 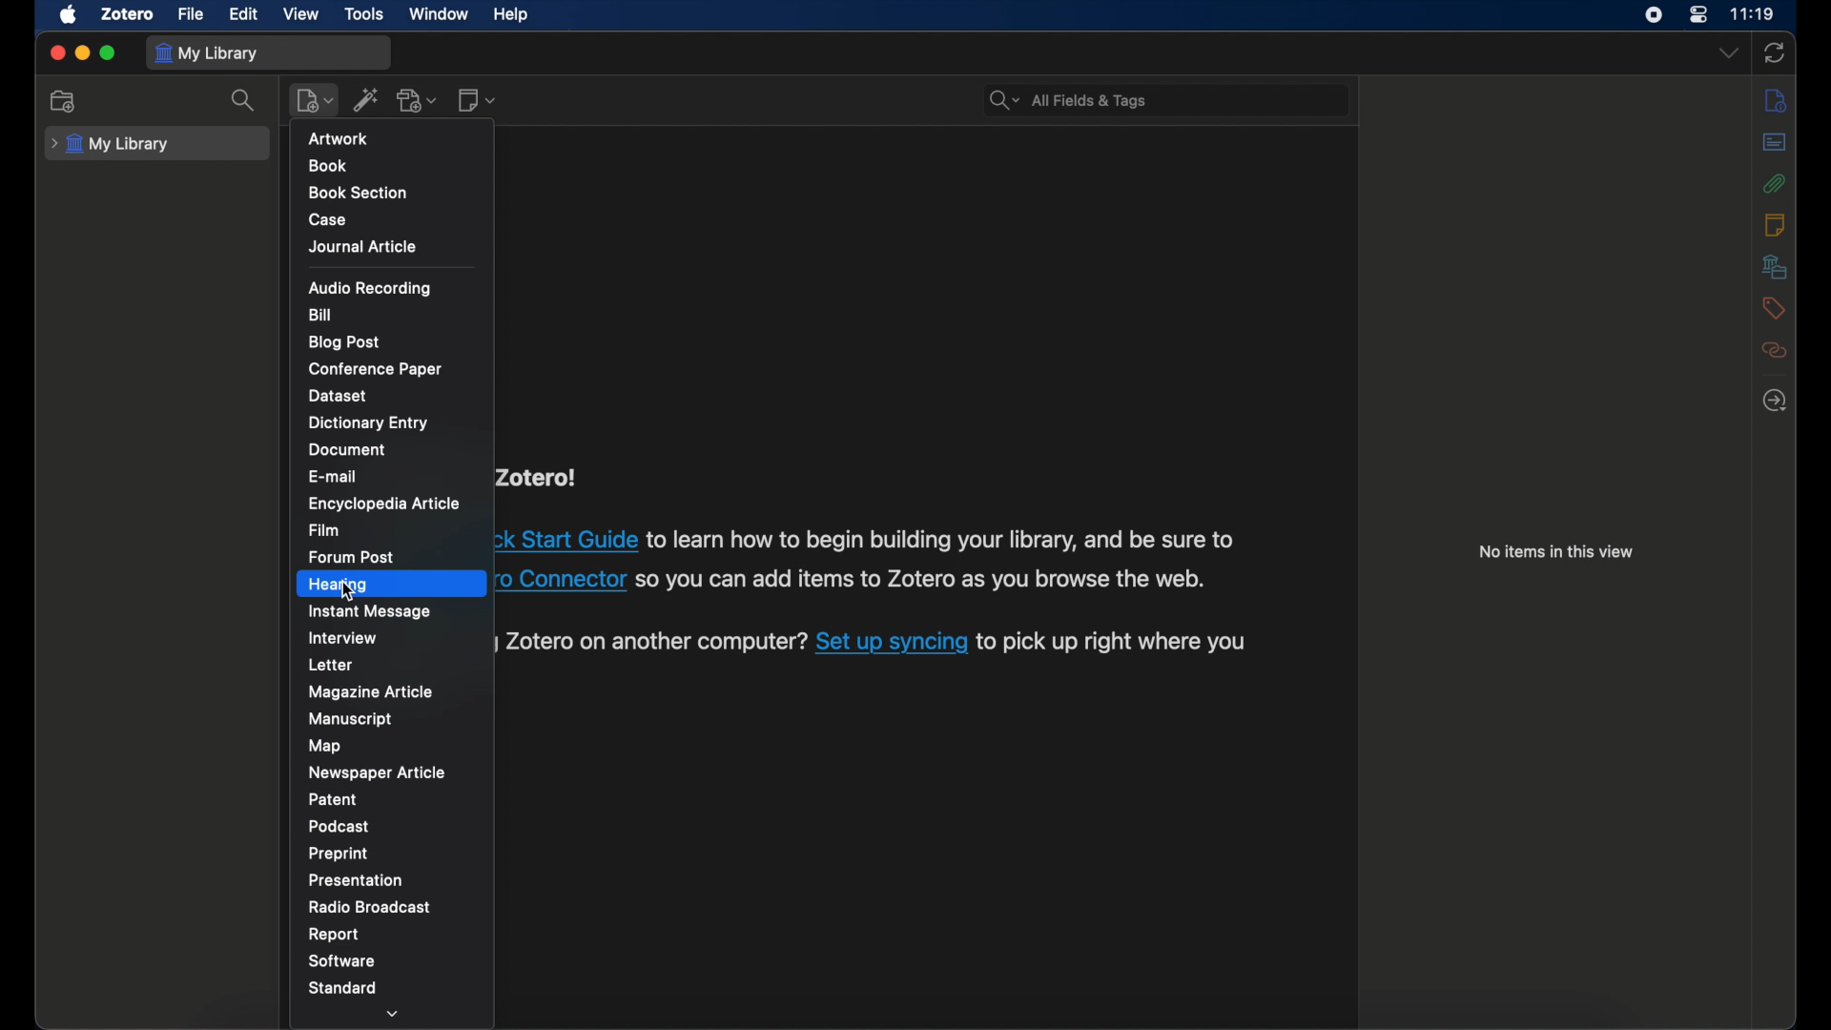 What do you see at coordinates (1775, 400) in the screenshot?
I see `locate` at bounding box center [1775, 400].